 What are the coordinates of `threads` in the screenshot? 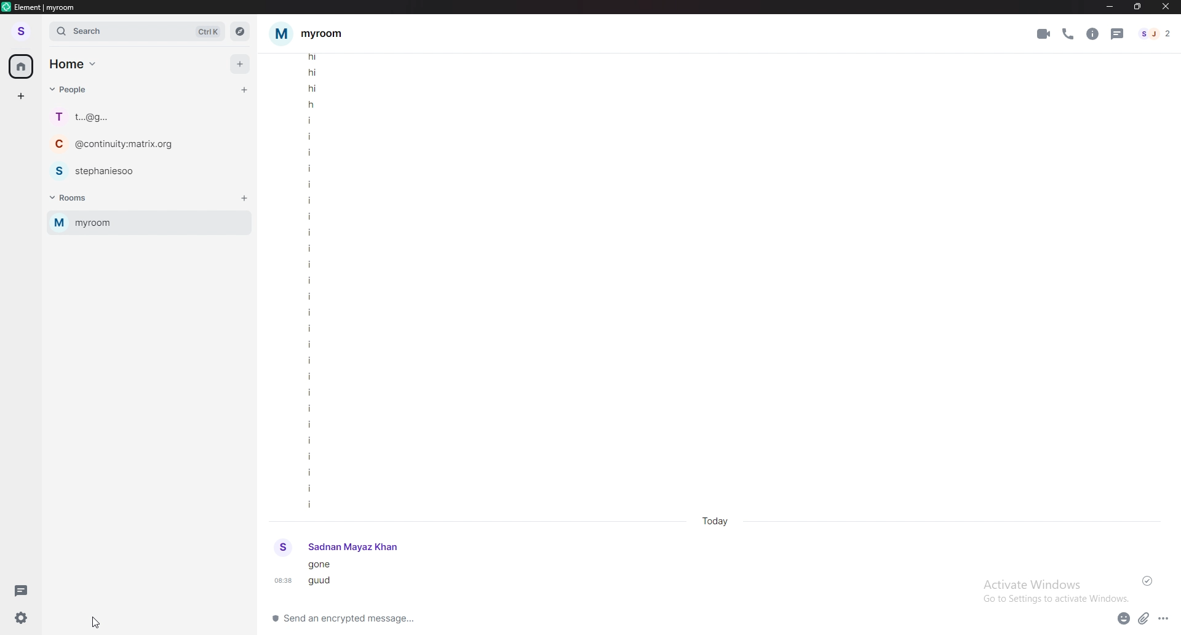 It's located at (20, 589).